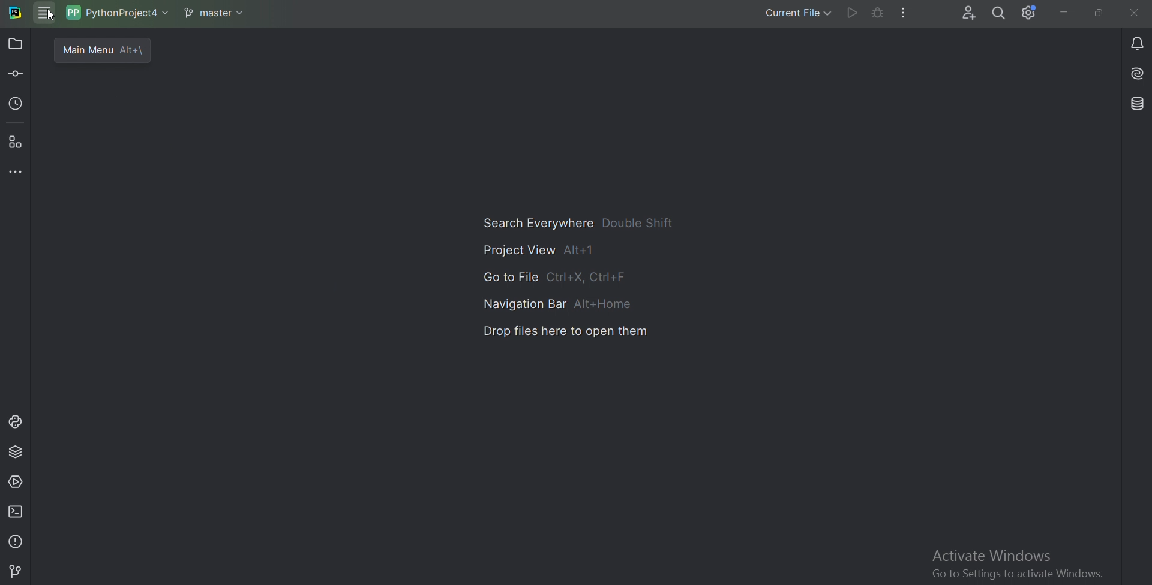 Image resolution: width=1152 pixels, height=585 pixels. What do you see at coordinates (851, 13) in the screenshot?
I see `Run` at bounding box center [851, 13].